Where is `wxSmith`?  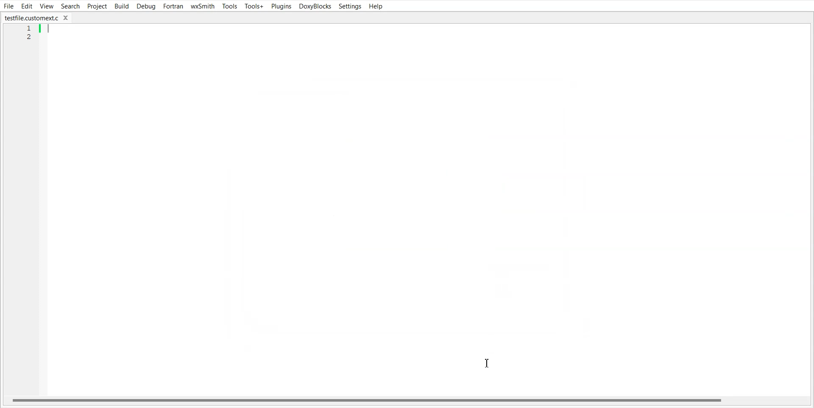
wxSmith is located at coordinates (203, 6).